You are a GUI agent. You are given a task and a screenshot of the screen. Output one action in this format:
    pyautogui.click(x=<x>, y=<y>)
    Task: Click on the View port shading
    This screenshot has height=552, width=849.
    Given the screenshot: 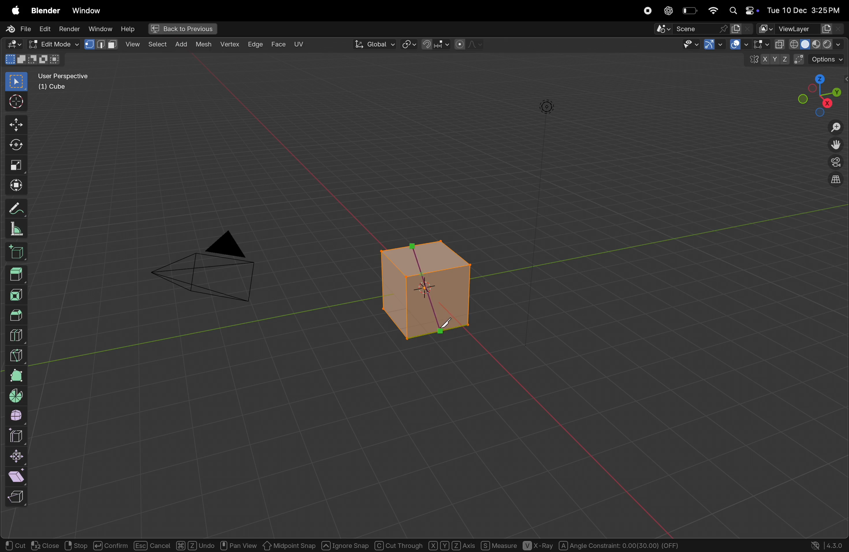 What is the action you would take?
    pyautogui.click(x=809, y=44)
    